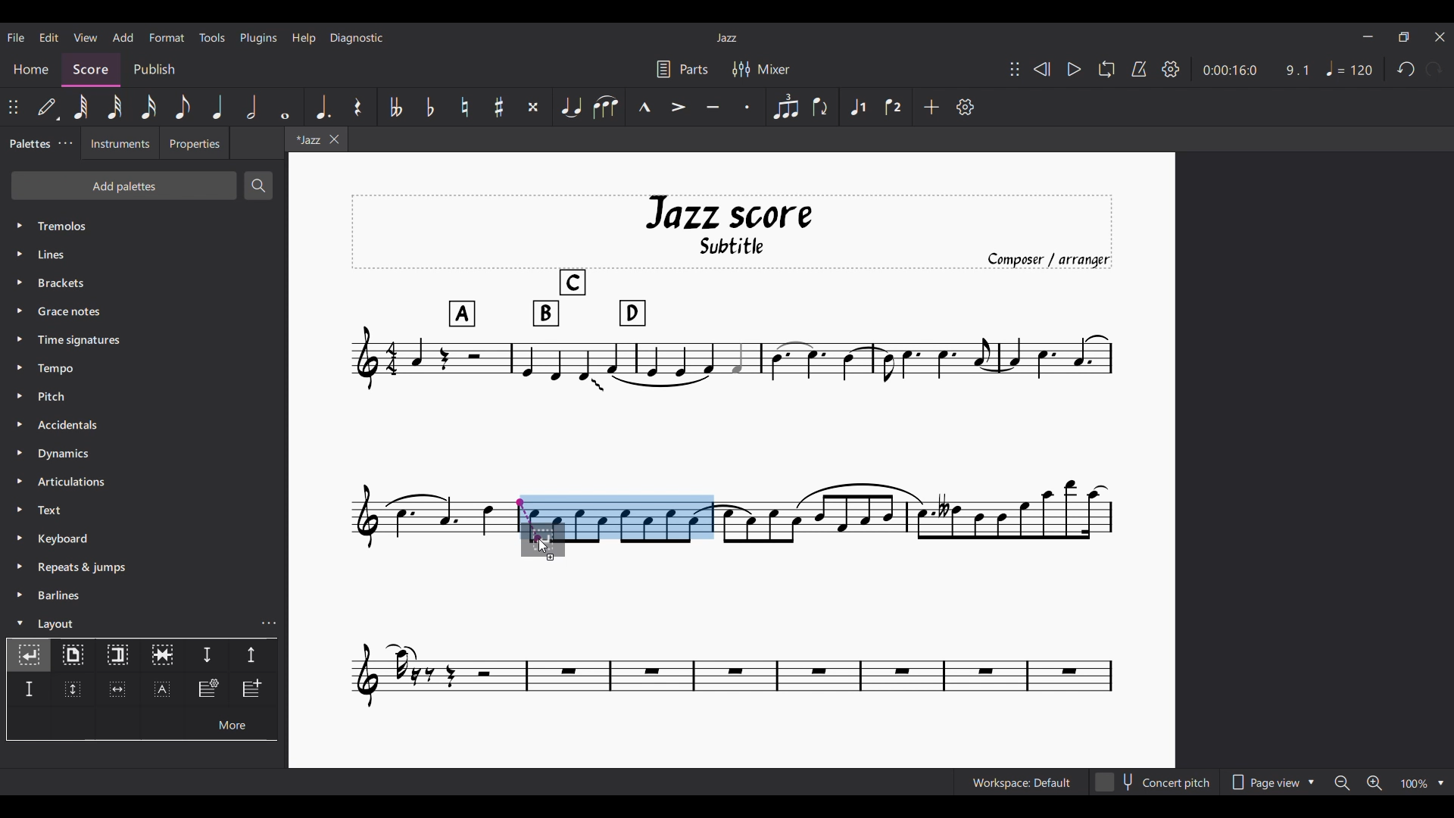  What do you see at coordinates (253, 656) in the screenshot?
I see `Start spacer up` at bounding box center [253, 656].